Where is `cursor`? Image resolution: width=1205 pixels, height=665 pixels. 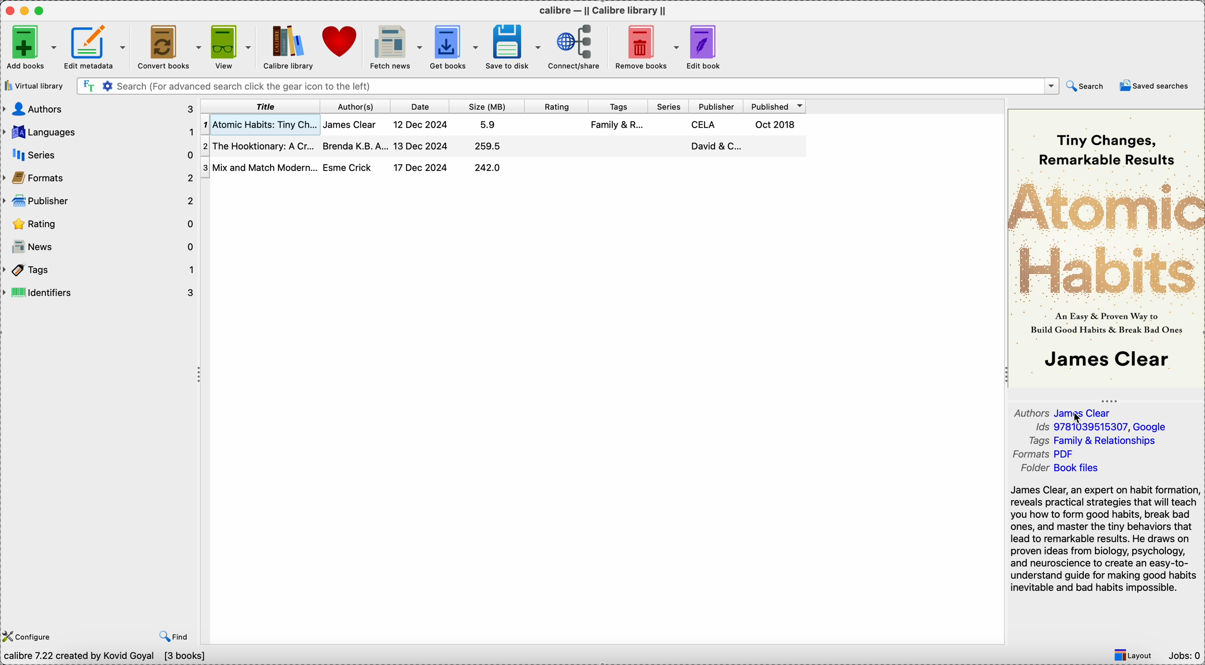
cursor is located at coordinates (1077, 419).